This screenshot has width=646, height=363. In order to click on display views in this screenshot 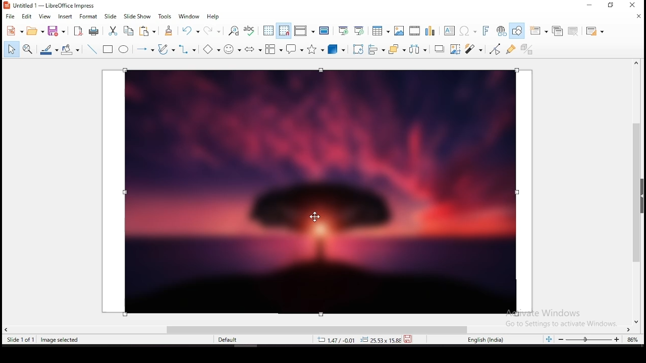, I will do `click(305, 31)`.